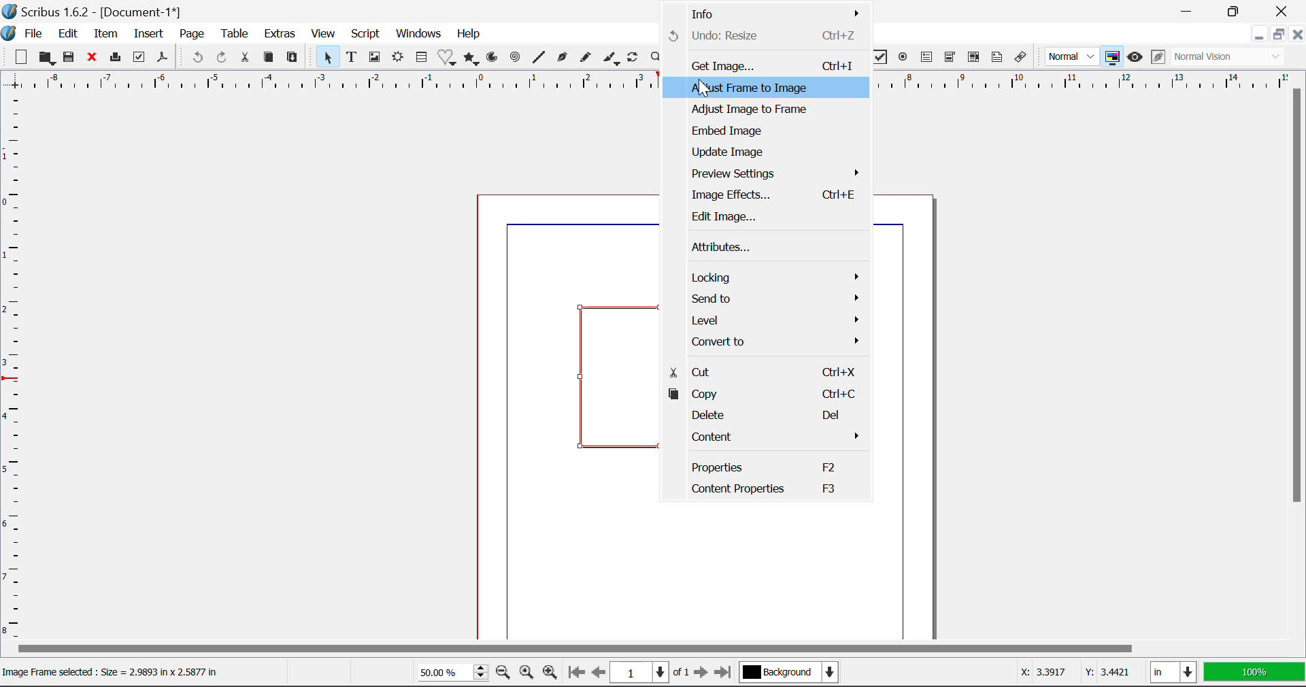 The image size is (1306, 687). Describe the element at coordinates (788, 670) in the screenshot. I see `Page Background` at that location.